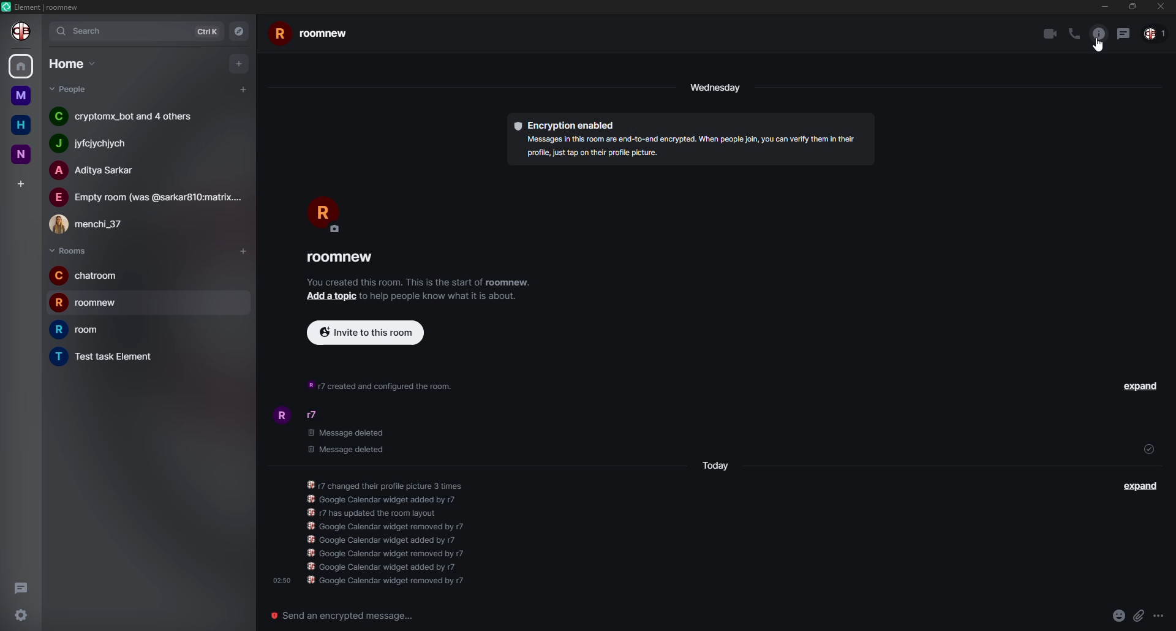 The width and height of the screenshot is (1176, 631). Describe the element at coordinates (1163, 6) in the screenshot. I see `close` at that location.